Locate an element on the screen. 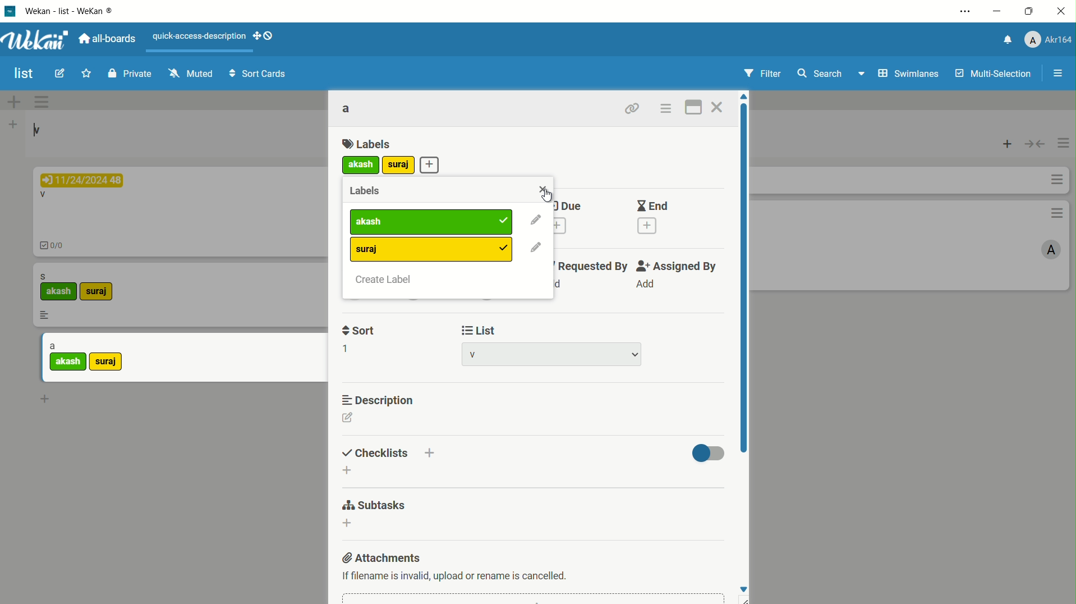 This screenshot has height=604, width=1076. minimize is located at coordinates (999, 12).